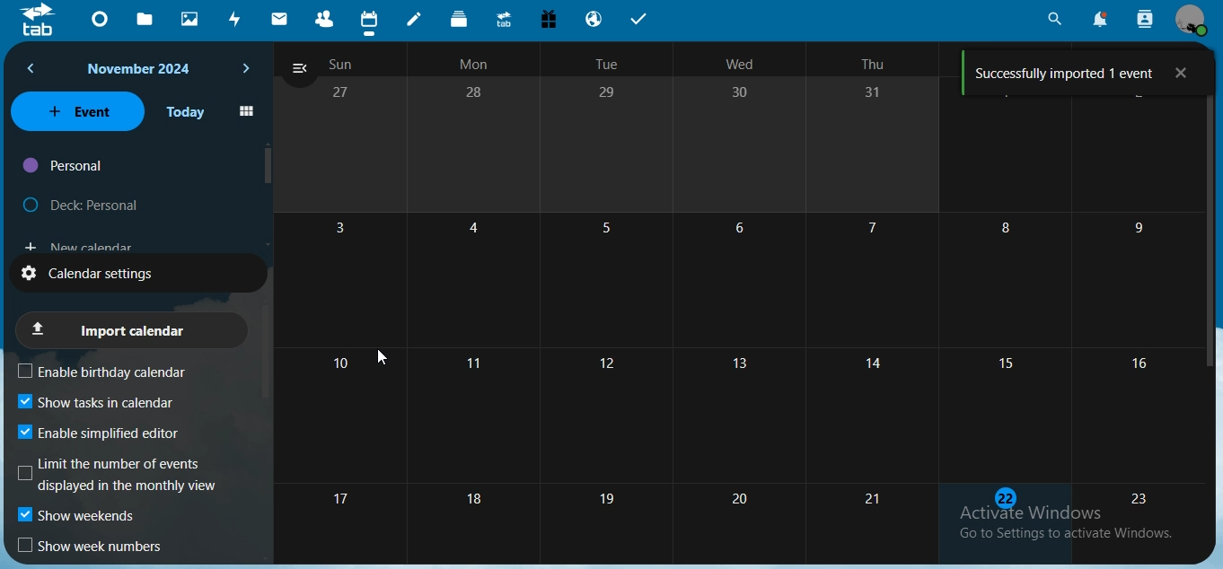 Image resolution: width=1223 pixels, height=569 pixels. Describe the element at coordinates (548, 19) in the screenshot. I see `free trial` at that location.